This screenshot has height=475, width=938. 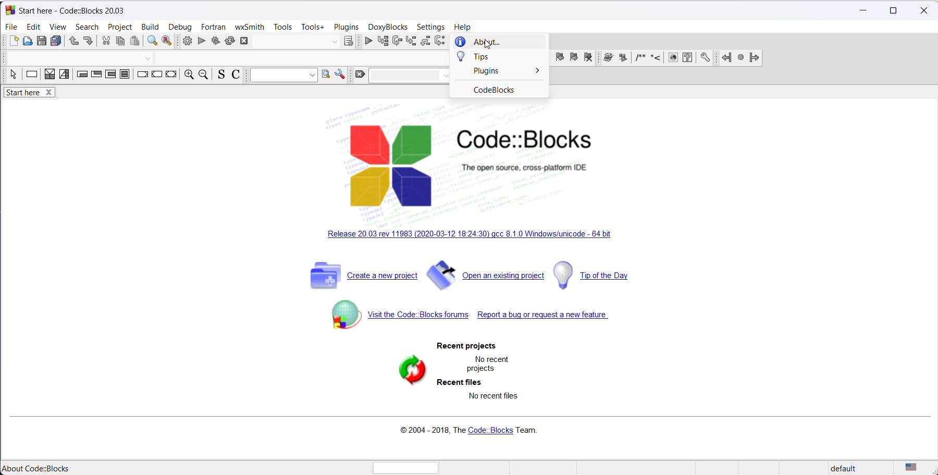 I want to click on help, so click(x=464, y=27).